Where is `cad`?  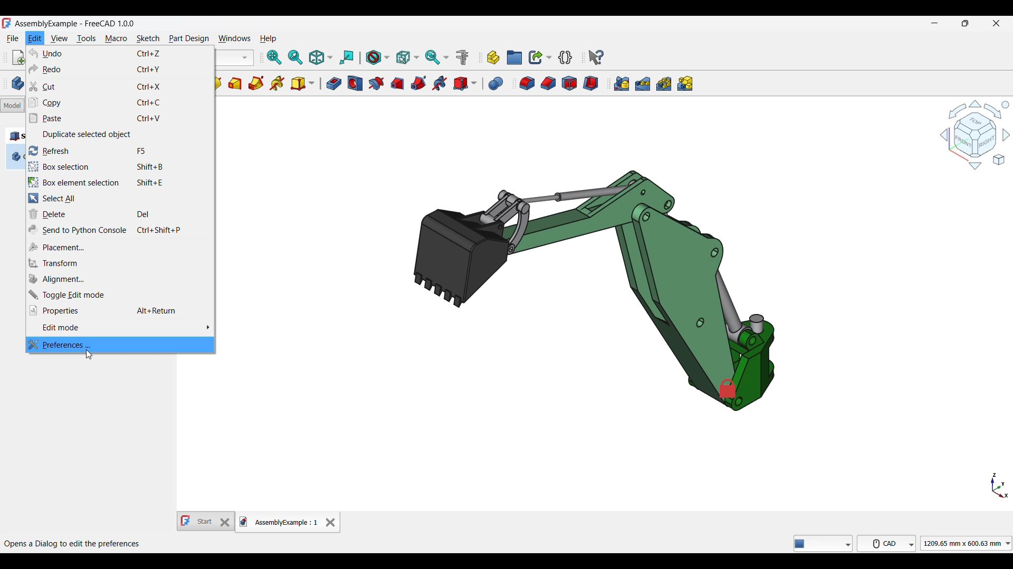
cad is located at coordinates (887, 543).